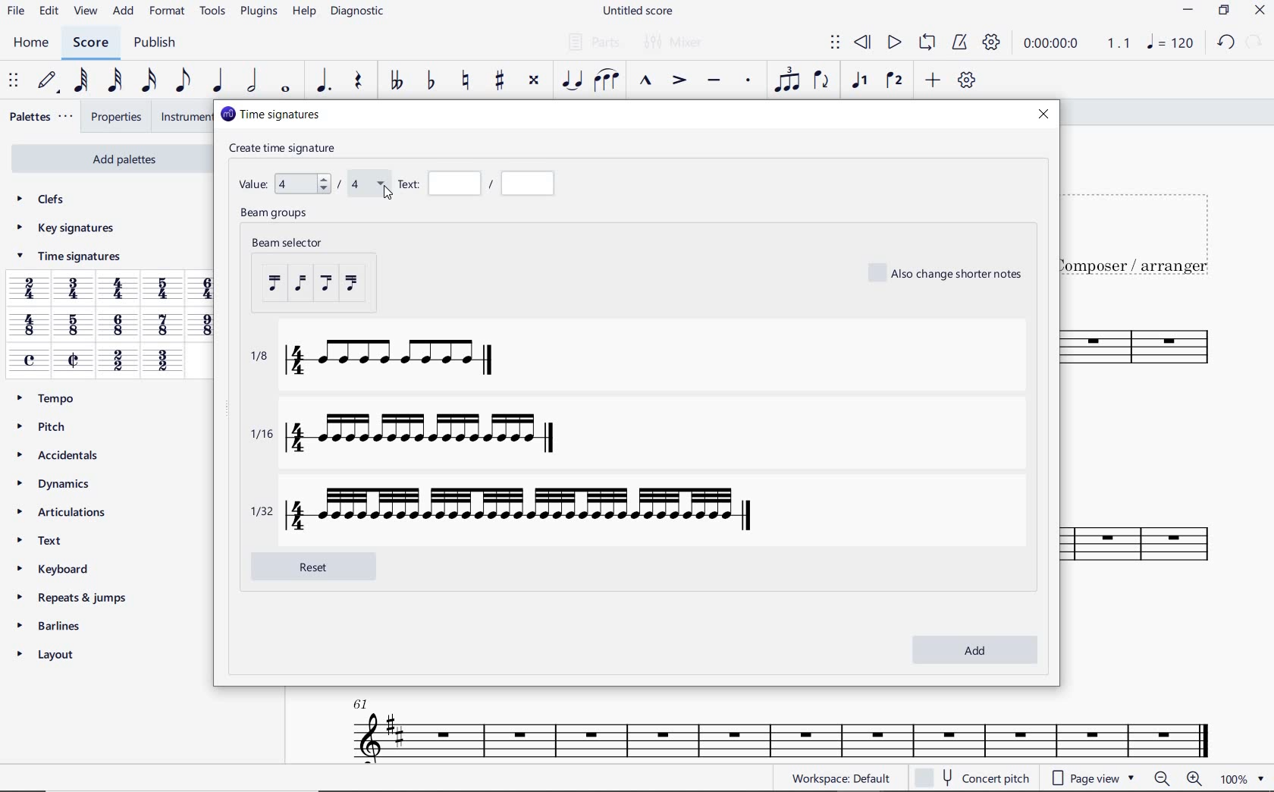 The height and width of the screenshot is (792, 1274). Describe the element at coordinates (55, 567) in the screenshot. I see `KEYBOARD` at that location.